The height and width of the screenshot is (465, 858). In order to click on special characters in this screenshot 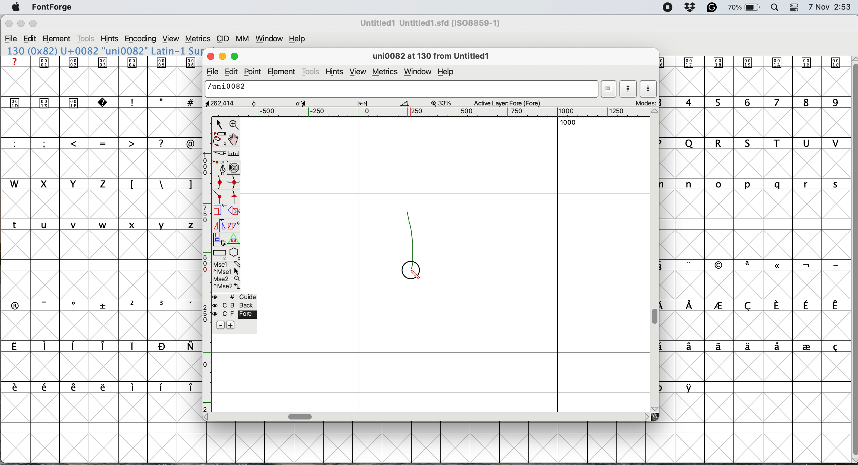, I will do `click(160, 102)`.